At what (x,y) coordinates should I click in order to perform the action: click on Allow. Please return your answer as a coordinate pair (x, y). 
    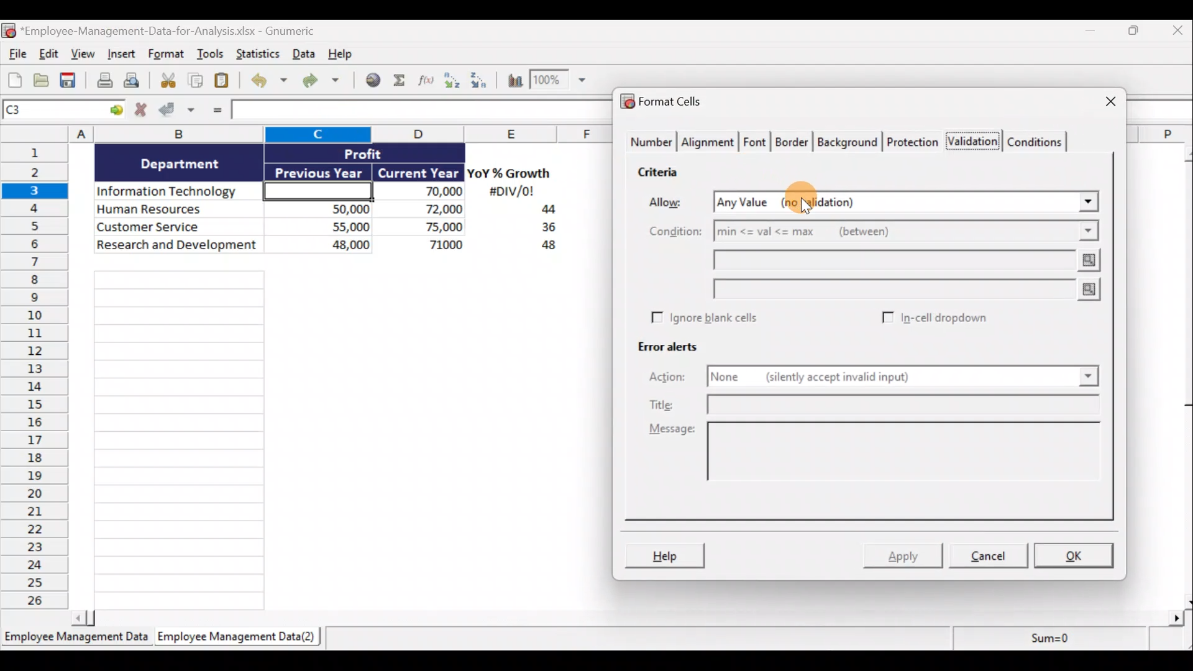
    Looking at the image, I should click on (674, 203).